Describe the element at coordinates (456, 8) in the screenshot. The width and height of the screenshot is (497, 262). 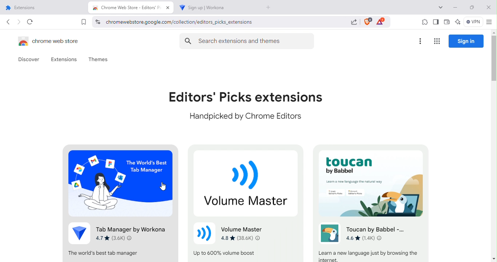
I see `Minimize` at that location.